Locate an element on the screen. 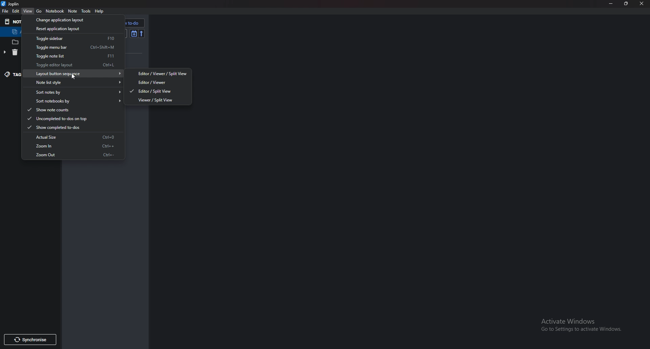 Image resolution: width=650 pixels, height=349 pixels. Synchronize is located at coordinates (28, 339).